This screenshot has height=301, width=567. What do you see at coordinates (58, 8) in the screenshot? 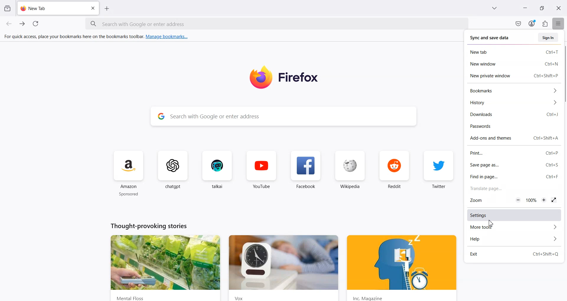
I see `New Tab` at bounding box center [58, 8].